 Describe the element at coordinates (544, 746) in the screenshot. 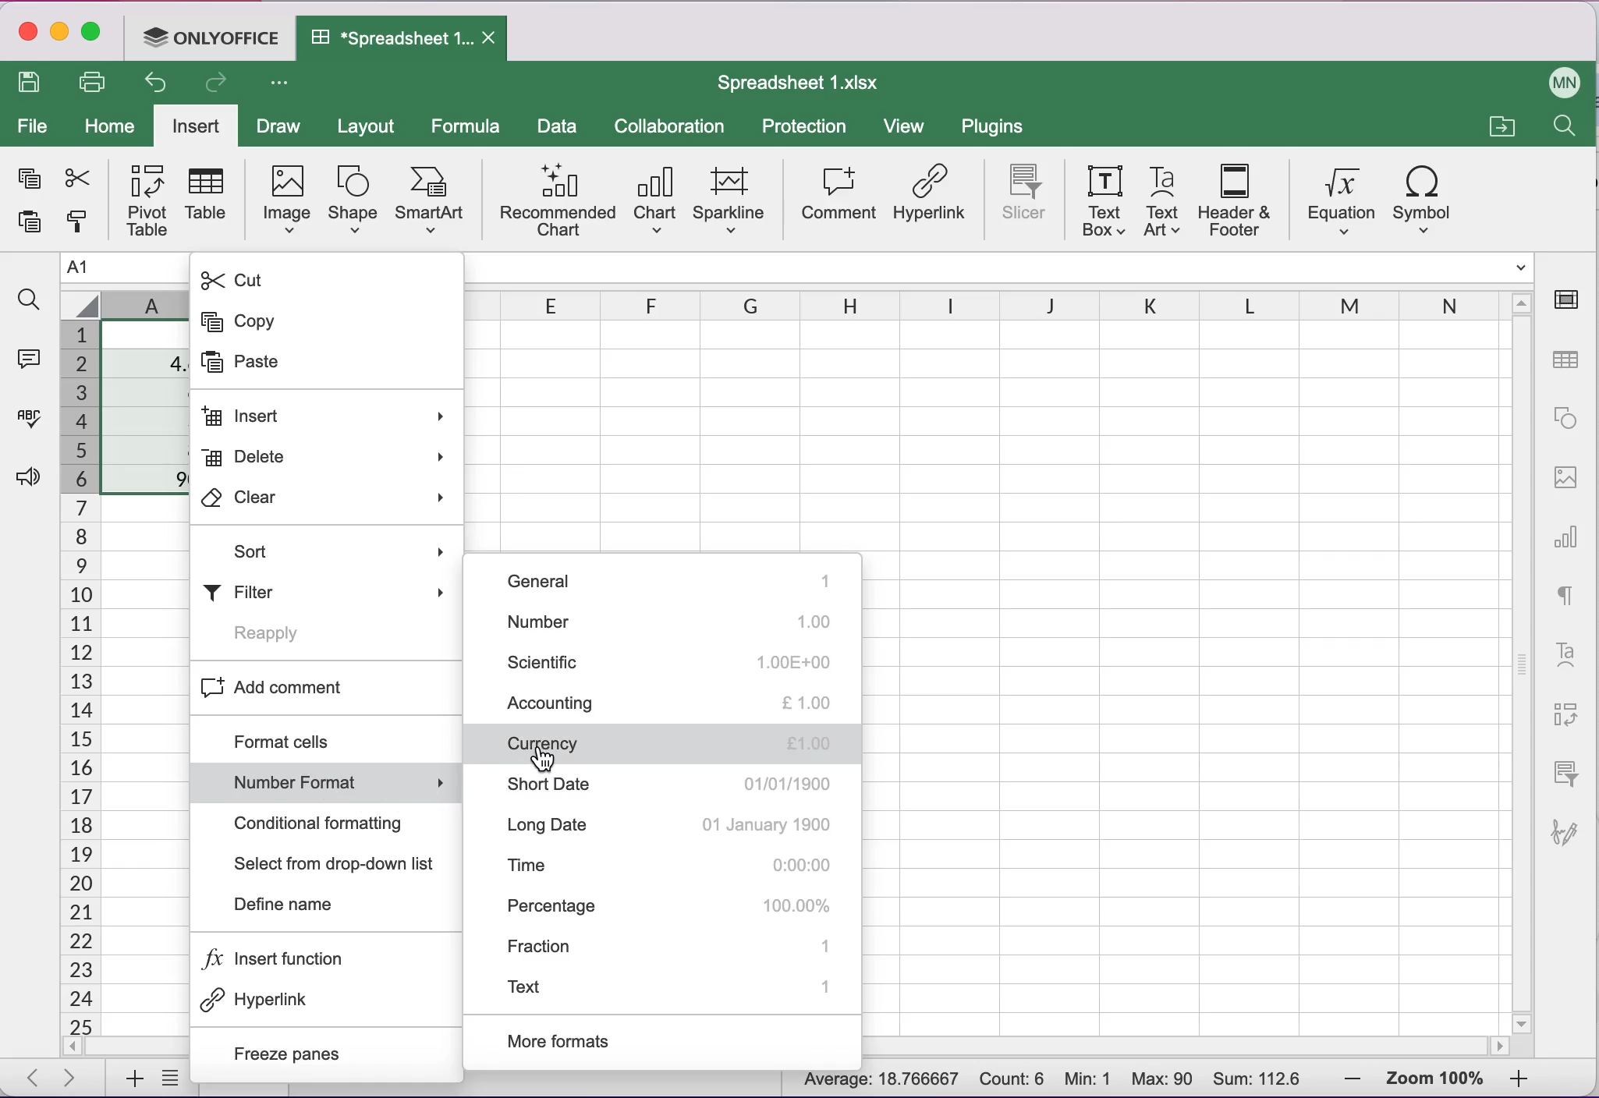

I see `Cursor` at that location.